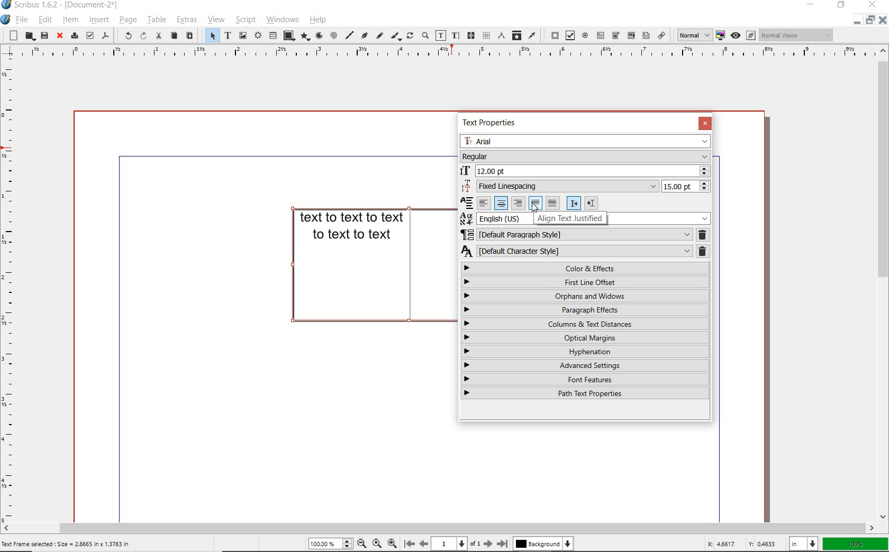 This screenshot has height=552, width=889. Describe the element at coordinates (704, 235) in the screenshot. I see `REMOVE` at that location.